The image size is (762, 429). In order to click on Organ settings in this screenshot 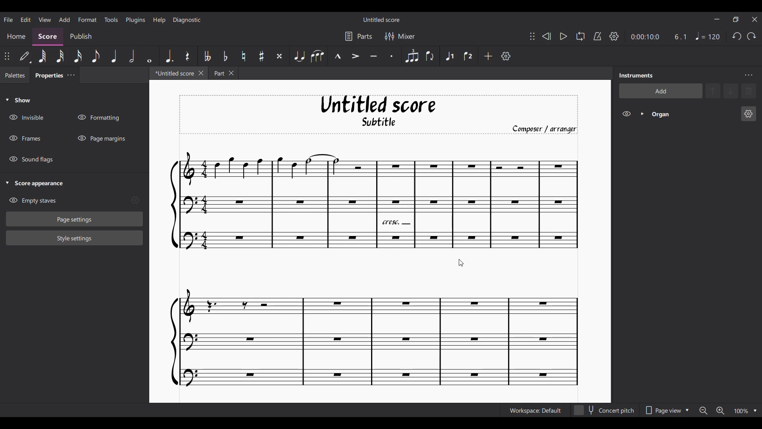, I will do `click(748, 114)`.